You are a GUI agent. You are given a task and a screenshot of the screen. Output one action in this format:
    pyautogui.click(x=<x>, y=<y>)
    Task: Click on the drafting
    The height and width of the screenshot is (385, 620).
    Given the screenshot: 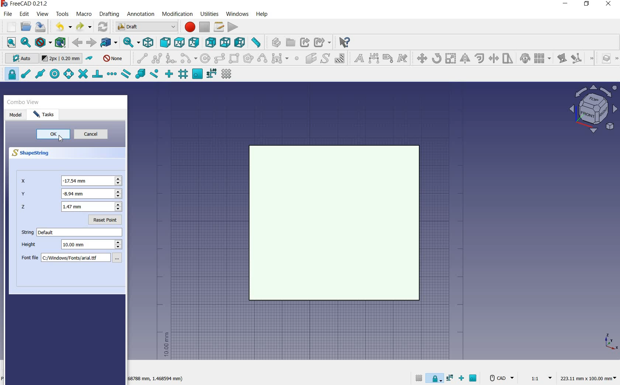 What is the action you would take?
    pyautogui.click(x=110, y=14)
    